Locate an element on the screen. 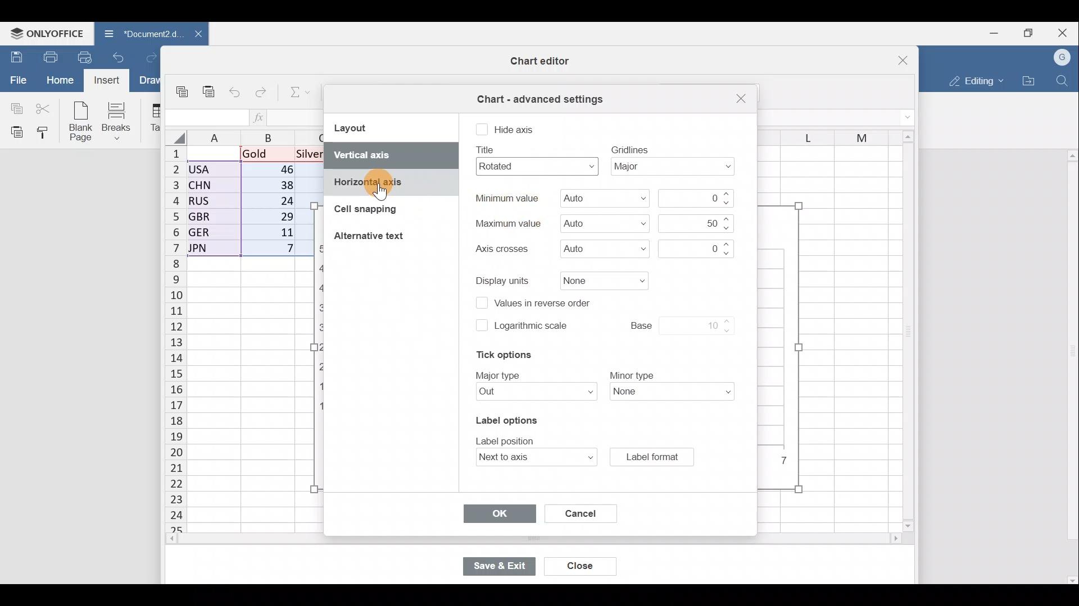 This screenshot has height=606, width=1079. Display units is located at coordinates (604, 281).